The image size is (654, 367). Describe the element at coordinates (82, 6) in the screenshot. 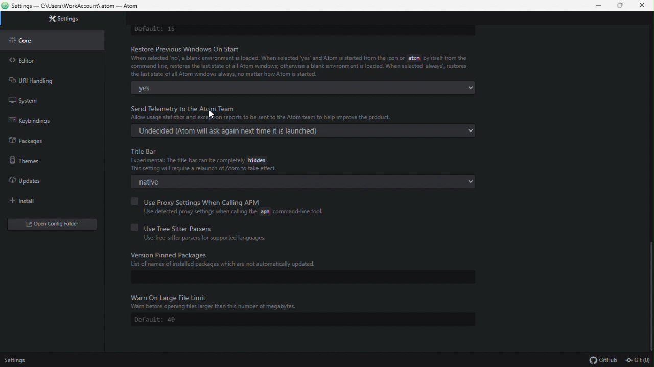

I see `Settings - C:\users\work\account\atom - Atom` at that location.